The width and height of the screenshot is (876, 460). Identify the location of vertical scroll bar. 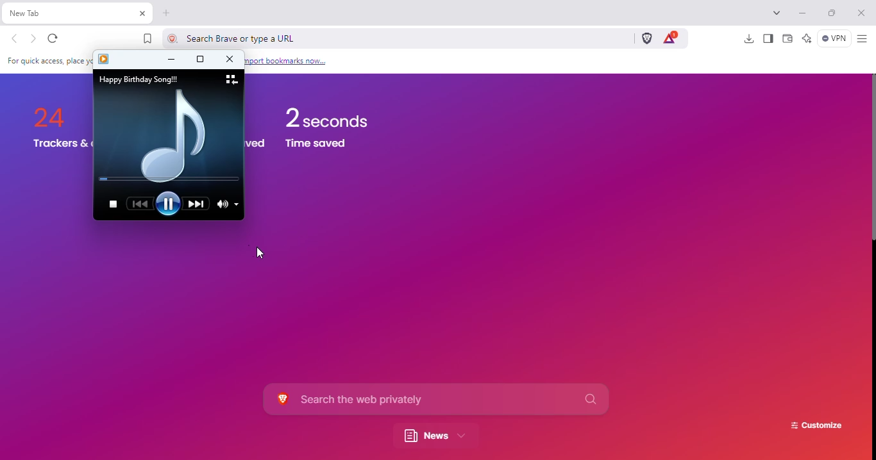
(874, 160).